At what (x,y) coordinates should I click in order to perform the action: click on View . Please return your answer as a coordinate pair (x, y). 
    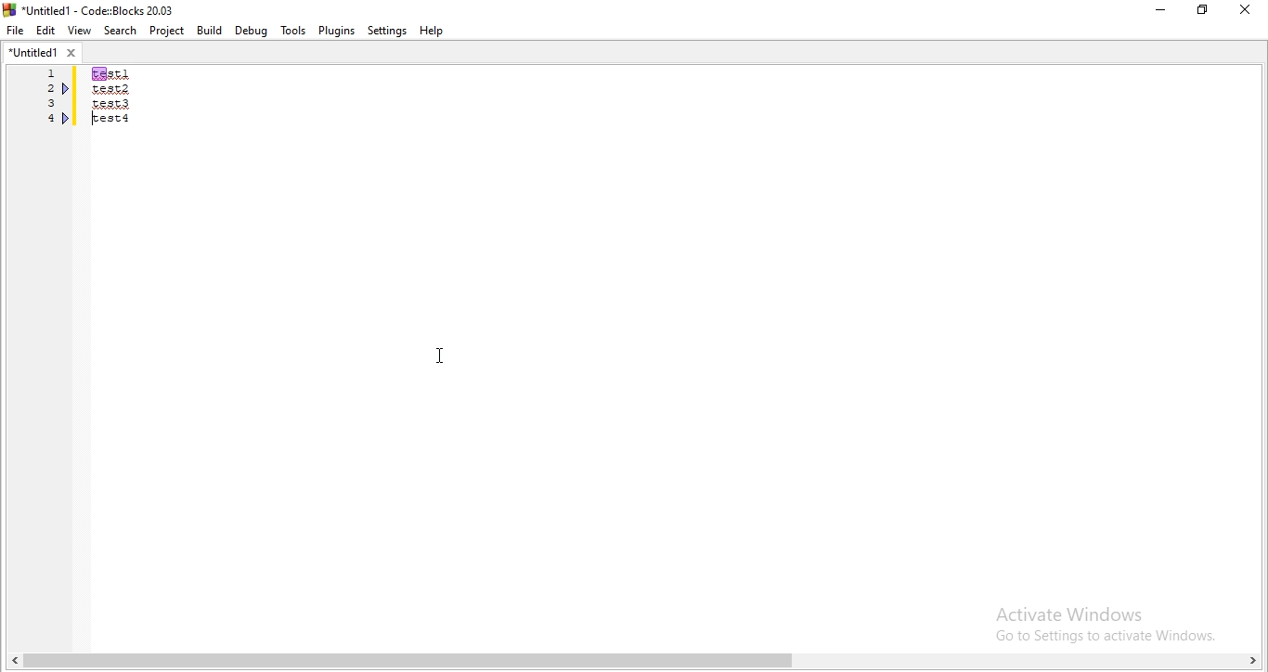
    Looking at the image, I should click on (79, 28).